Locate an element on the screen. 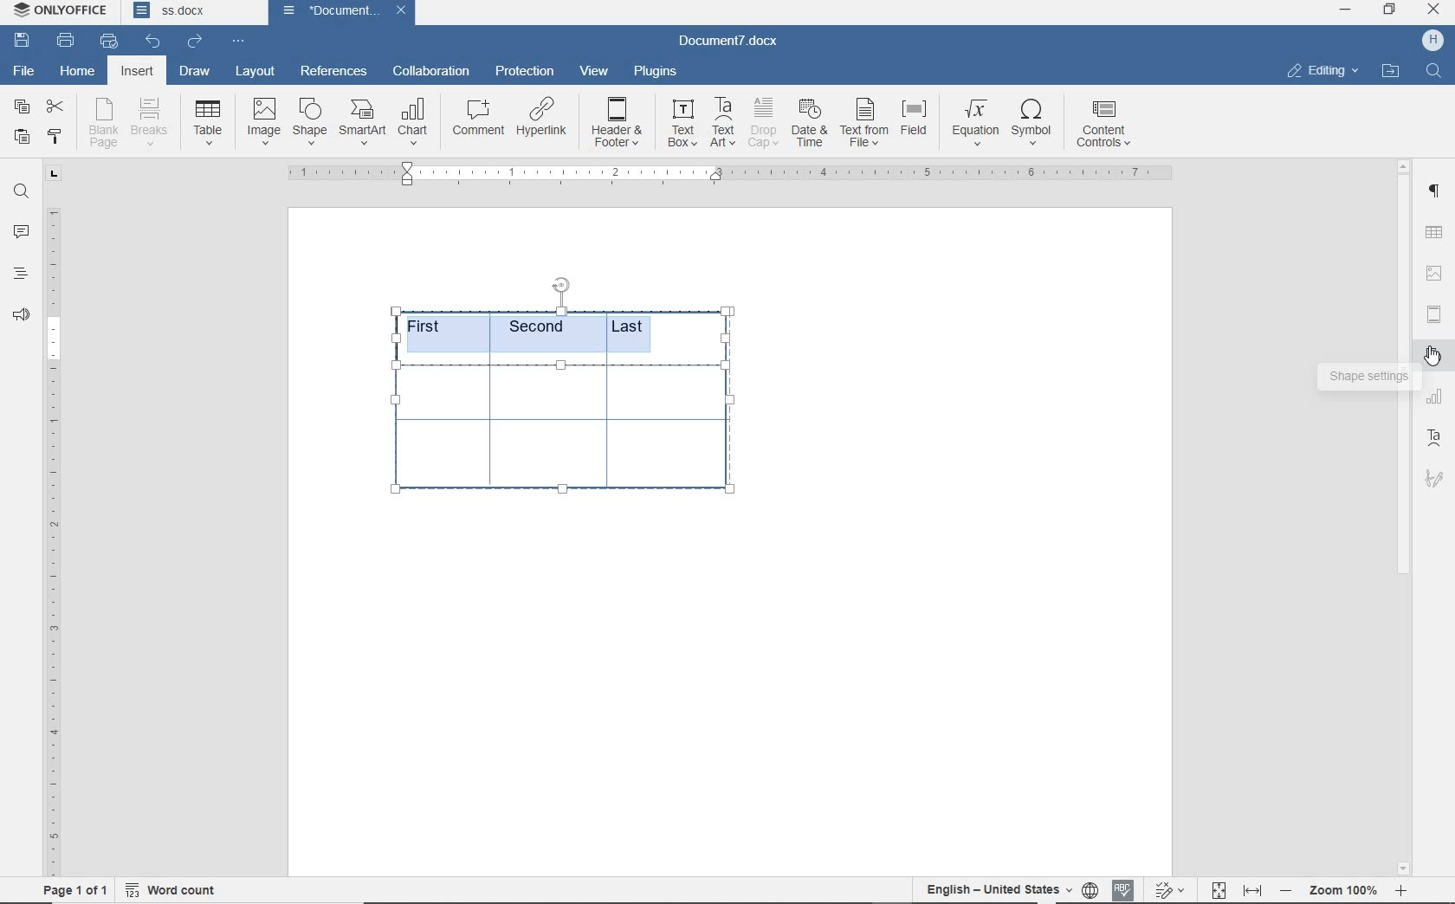 Image resolution: width=1455 pixels, height=904 pixels. shape is located at coordinates (310, 121).